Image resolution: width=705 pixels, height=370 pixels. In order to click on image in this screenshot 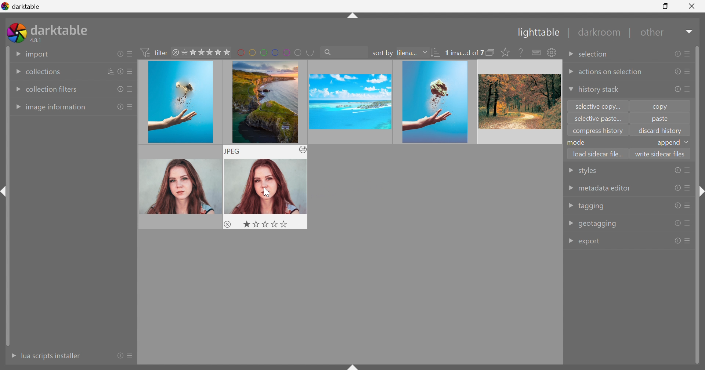, I will do `click(179, 186)`.